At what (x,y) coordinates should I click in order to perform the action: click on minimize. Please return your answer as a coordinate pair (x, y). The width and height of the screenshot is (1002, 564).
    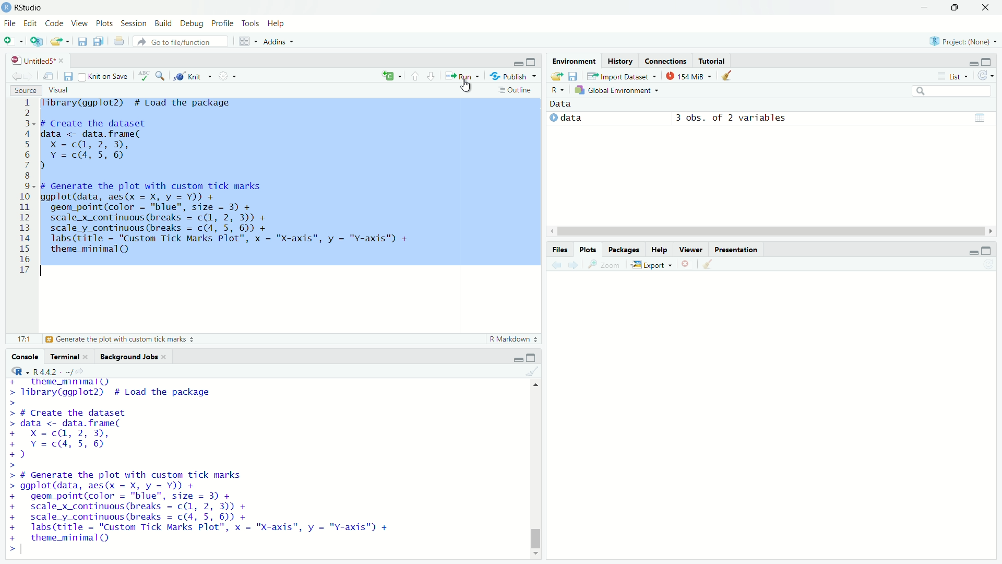
    Looking at the image, I should click on (970, 252).